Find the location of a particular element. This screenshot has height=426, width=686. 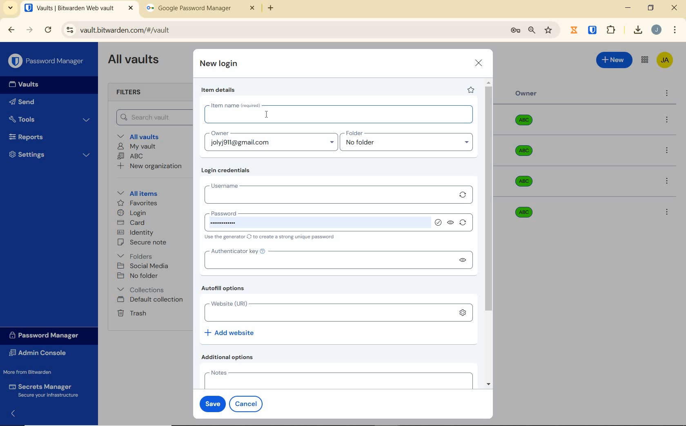

item details is located at coordinates (218, 90).